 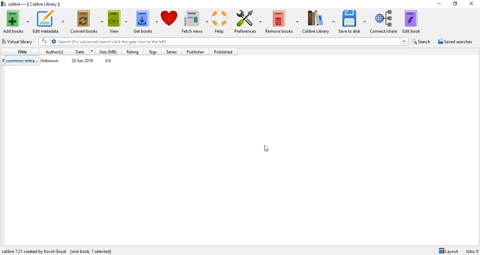 What do you see at coordinates (109, 51) in the screenshot?
I see `Size (MB)` at bounding box center [109, 51].